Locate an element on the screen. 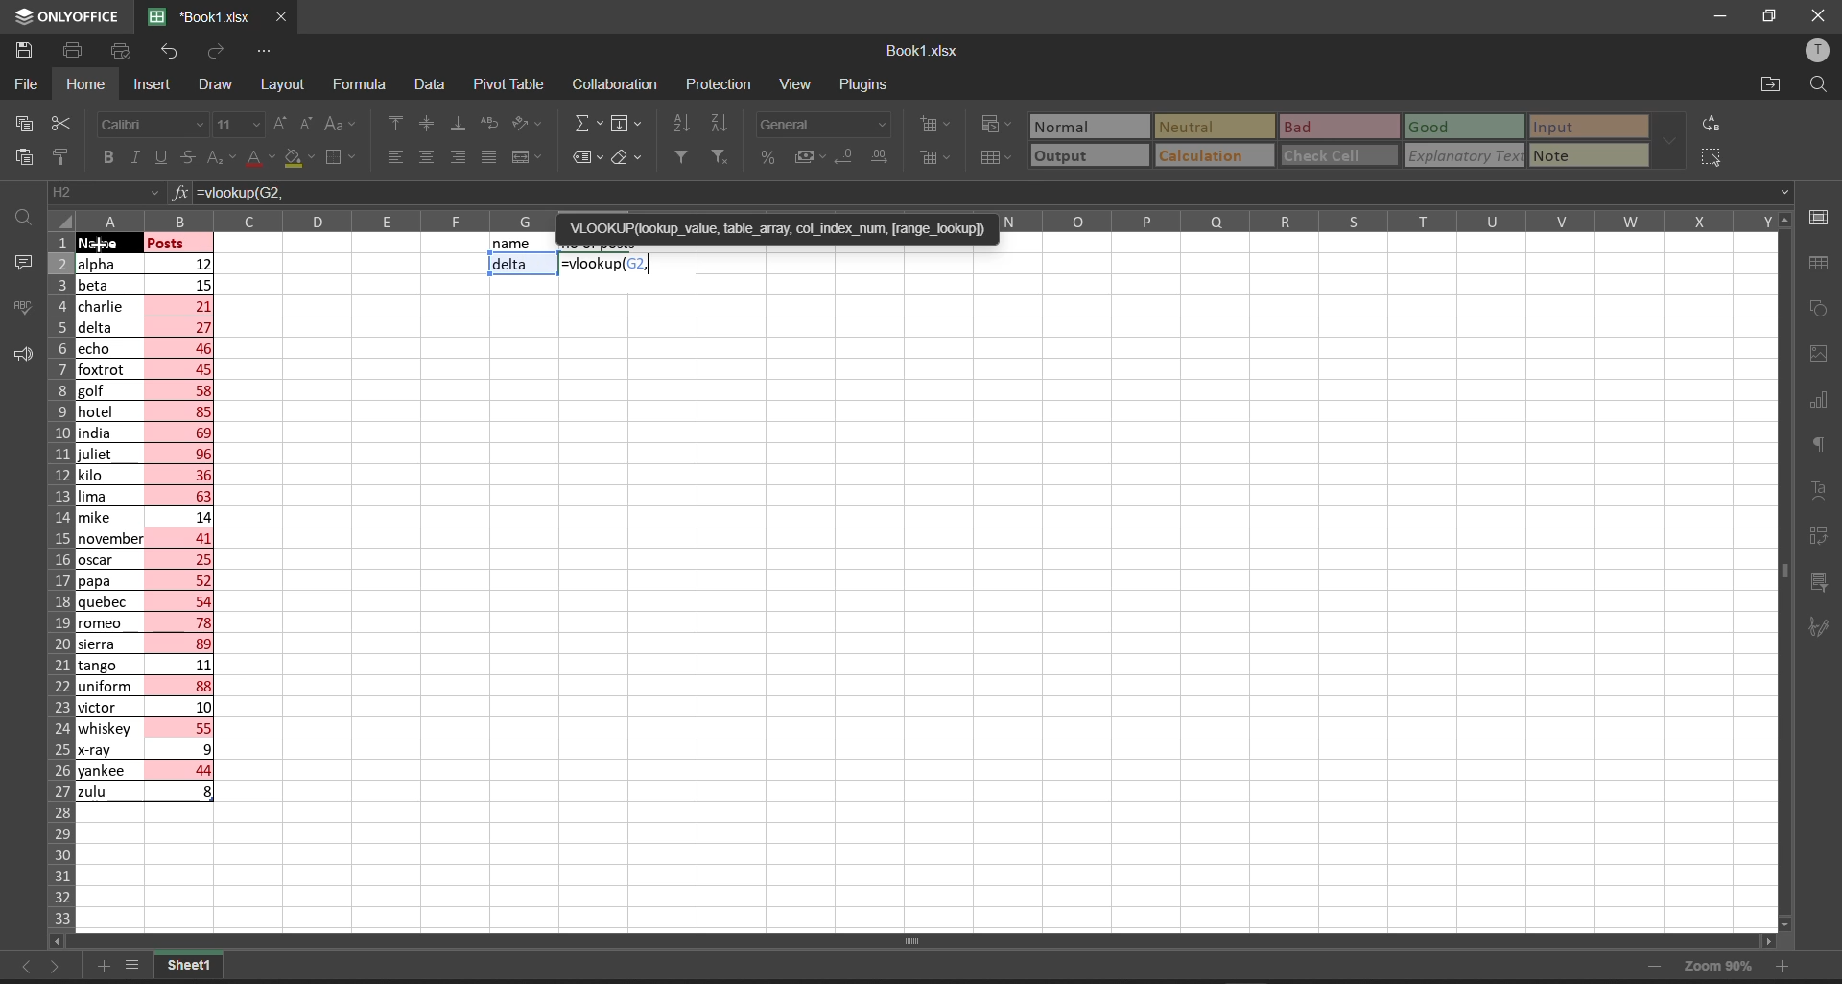  feedback and support is located at coordinates (17, 355).